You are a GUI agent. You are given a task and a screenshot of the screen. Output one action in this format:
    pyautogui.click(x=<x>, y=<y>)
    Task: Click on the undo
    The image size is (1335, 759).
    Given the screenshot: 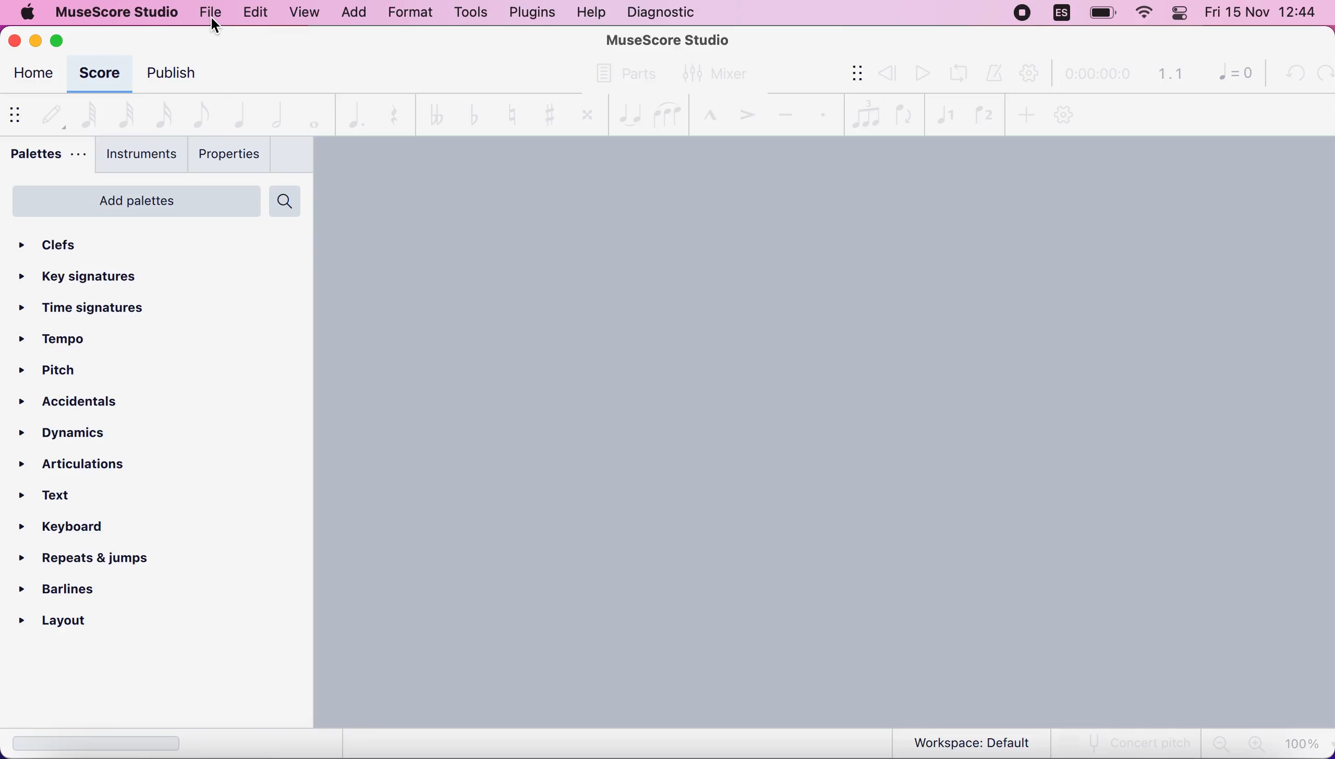 What is the action you would take?
    pyautogui.click(x=1292, y=74)
    